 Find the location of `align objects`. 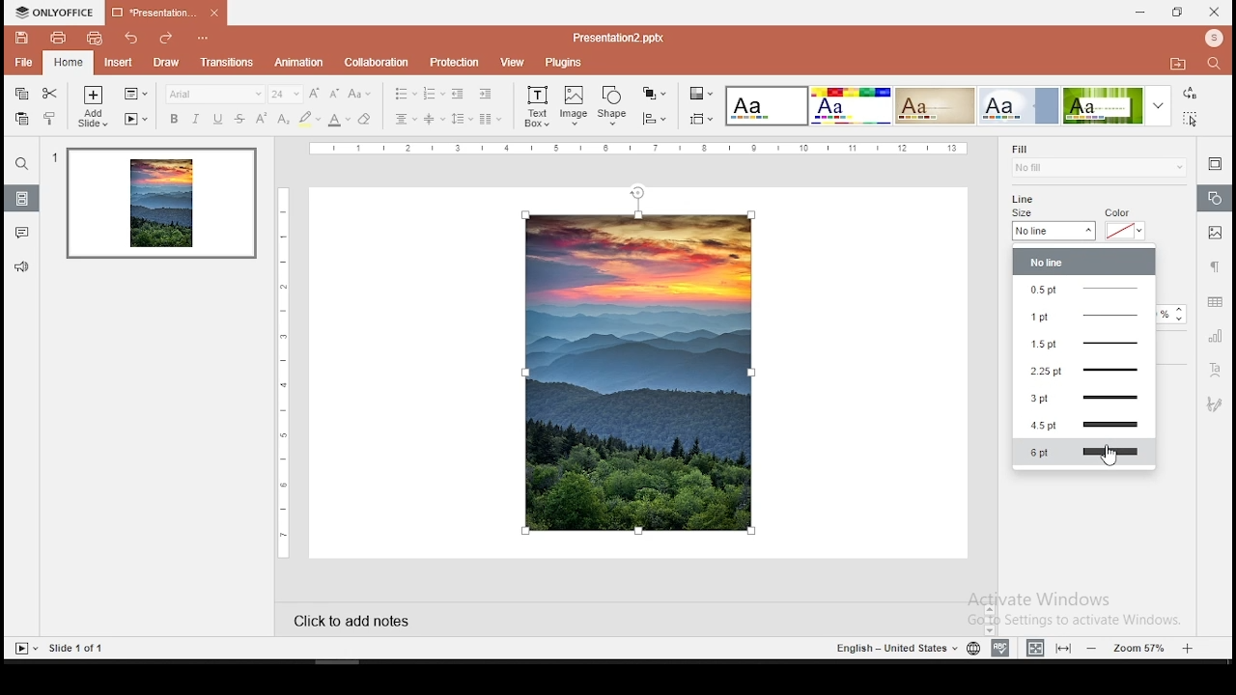

align objects is located at coordinates (654, 118).